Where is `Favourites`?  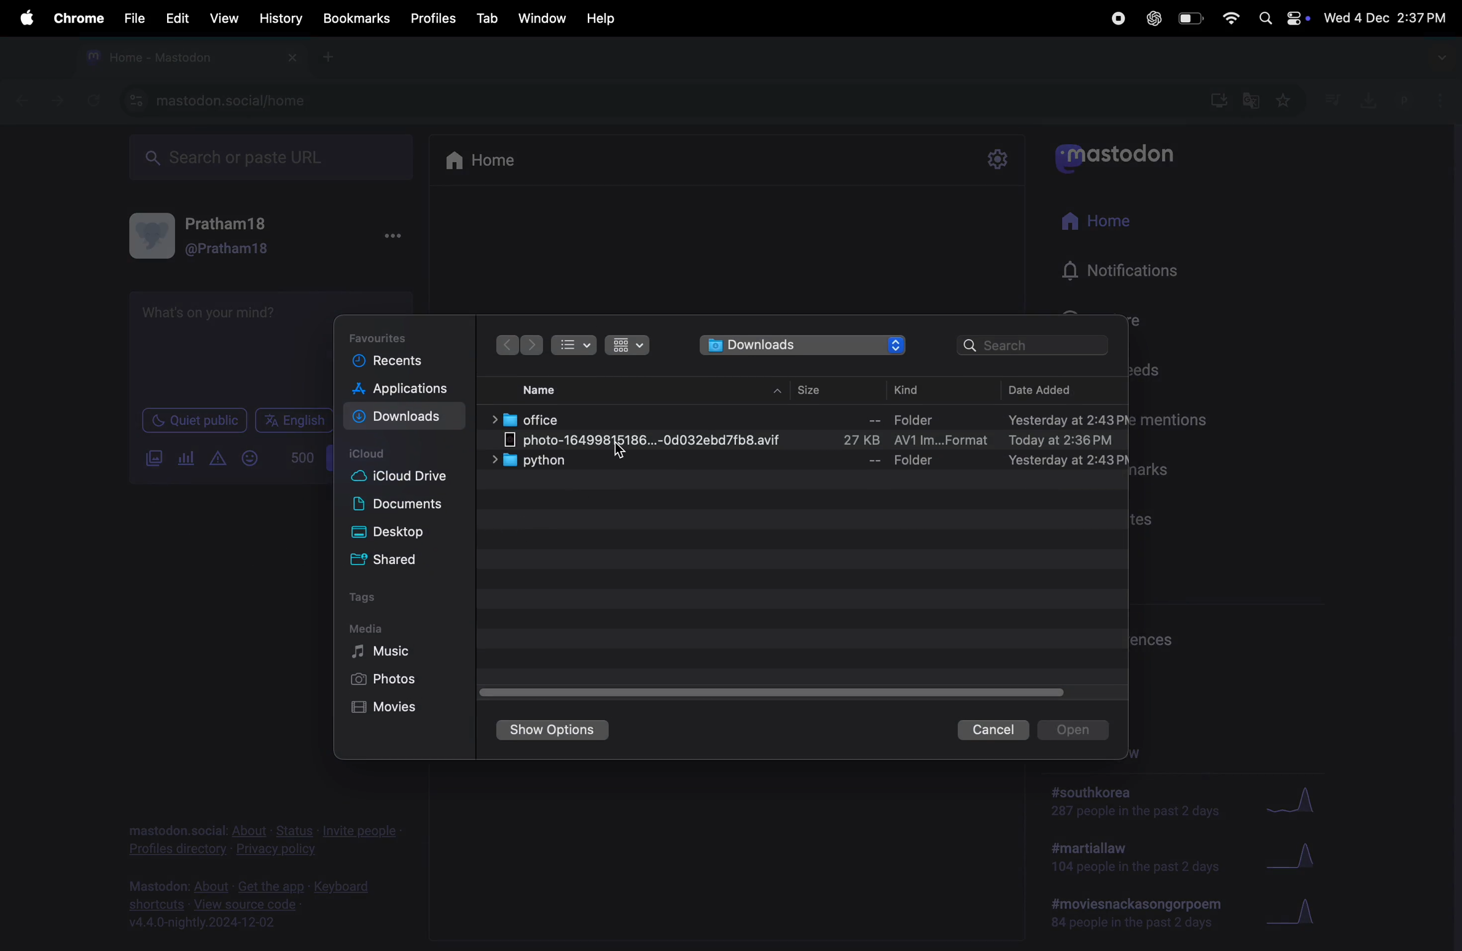 Favourites is located at coordinates (387, 335).